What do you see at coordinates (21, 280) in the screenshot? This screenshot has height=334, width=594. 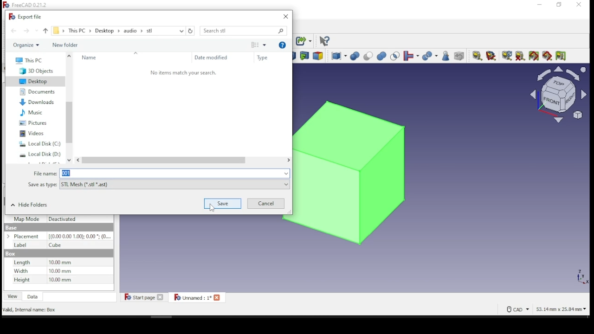 I see `Height` at bounding box center [21, 280].